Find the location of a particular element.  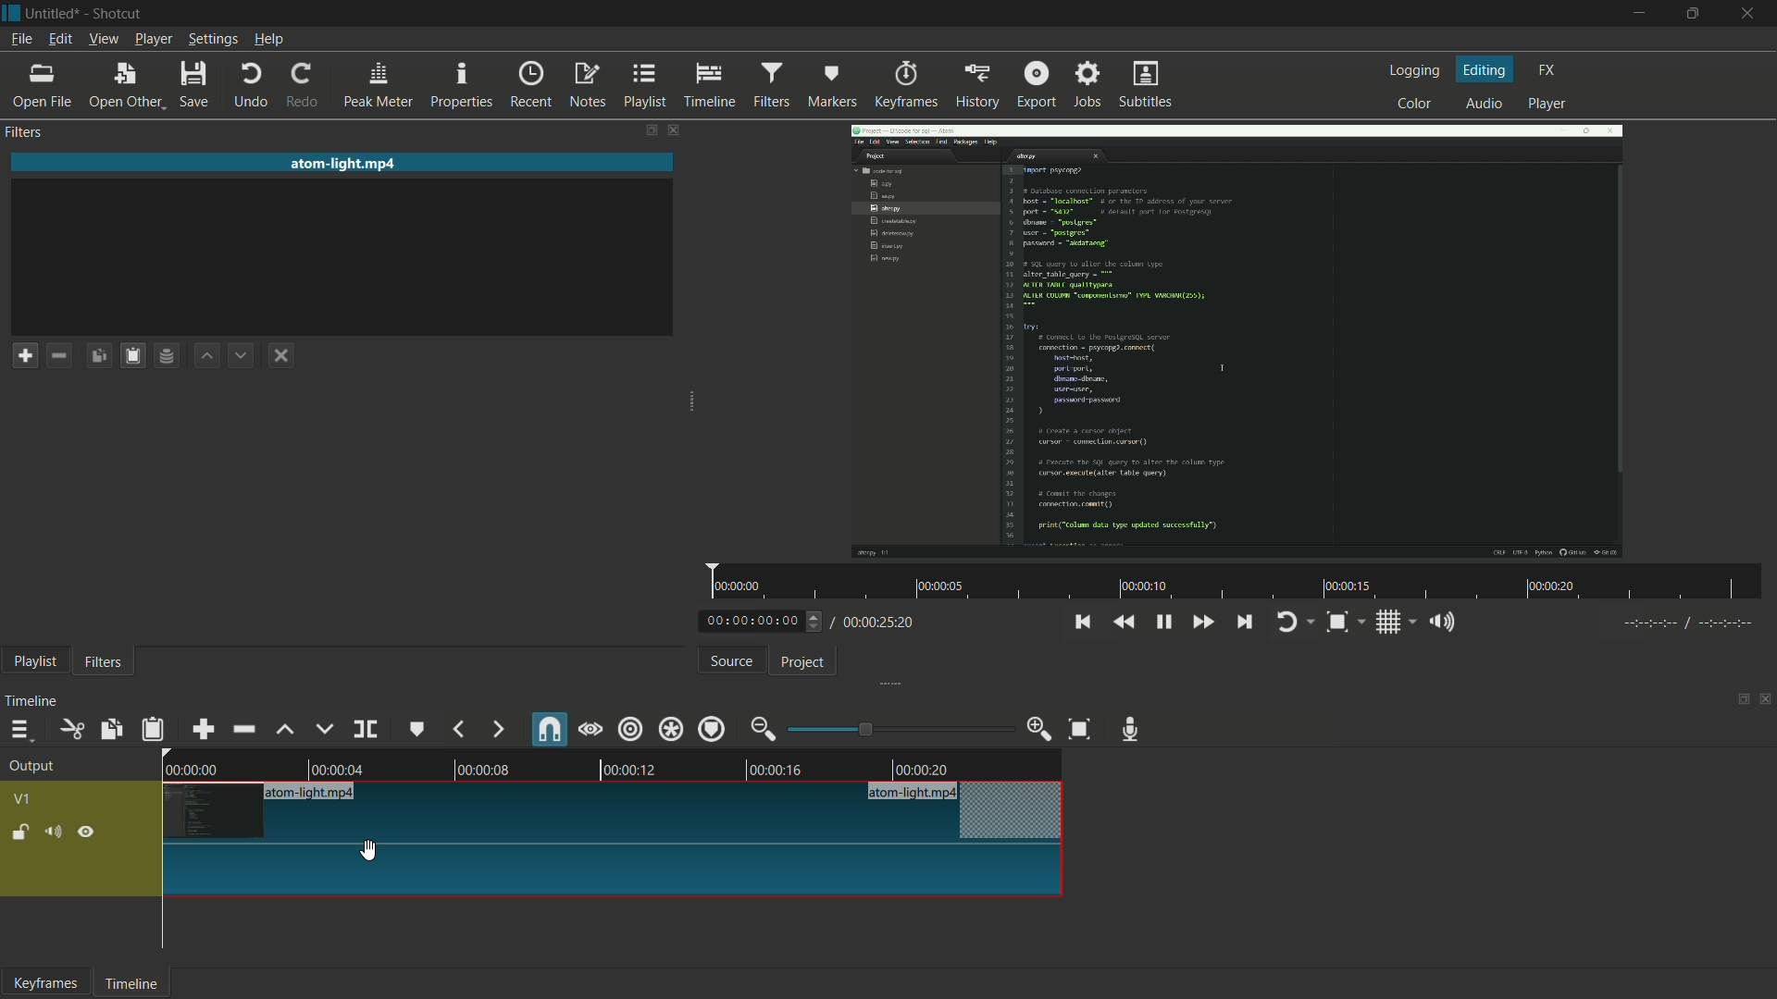

close timeline pane is located at coordinates (1766, 700).